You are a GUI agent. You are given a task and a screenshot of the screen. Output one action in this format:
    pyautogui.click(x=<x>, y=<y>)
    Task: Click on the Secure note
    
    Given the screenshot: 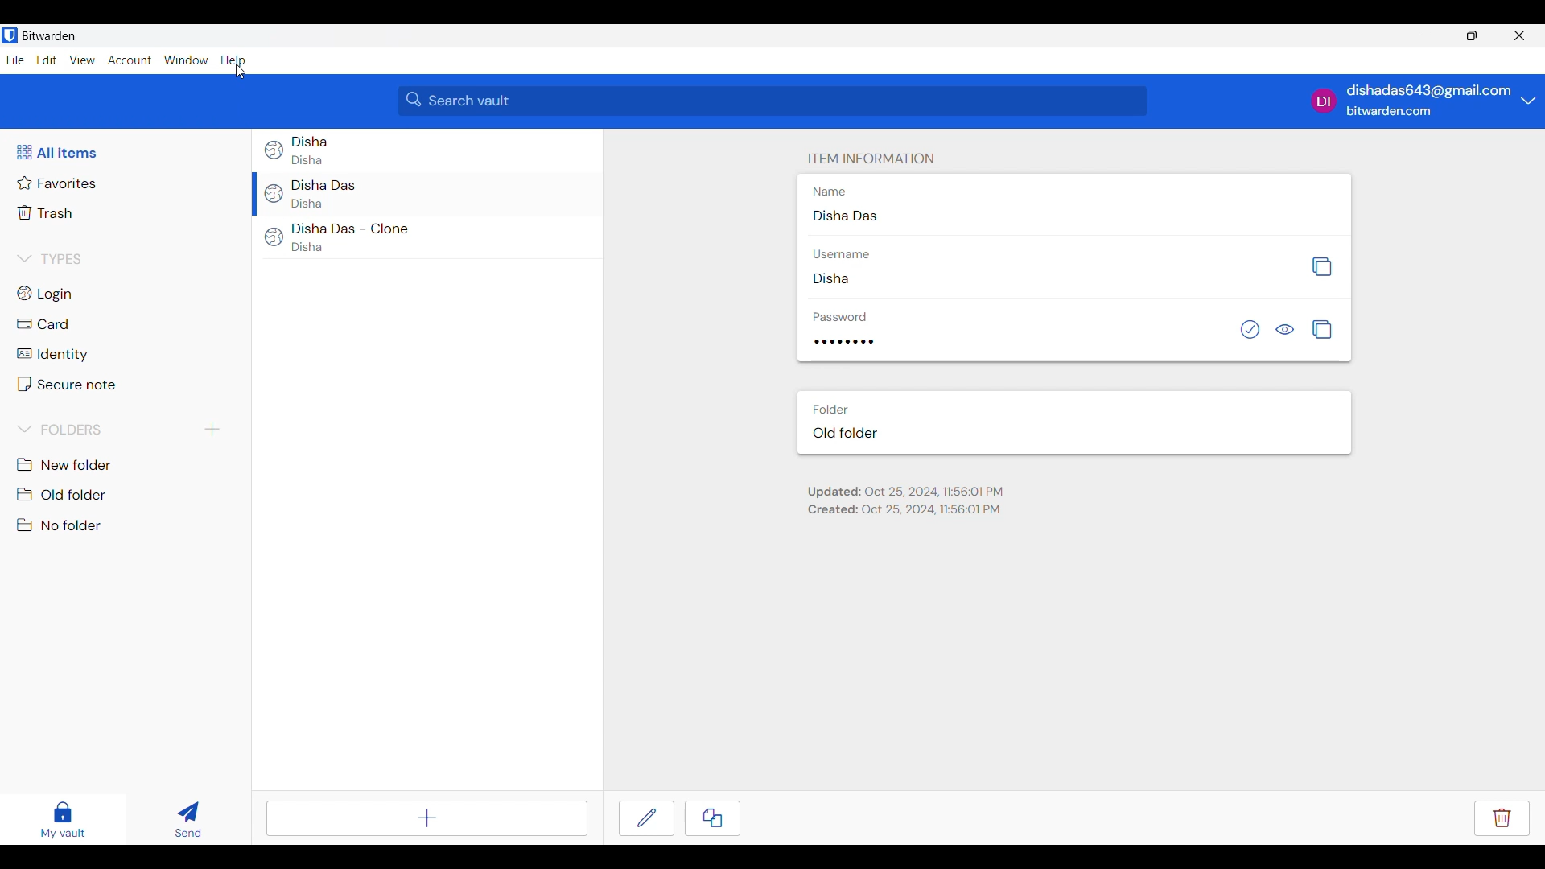 What is the action you would take?
    pyautogui.click(x=67, y=384)
    